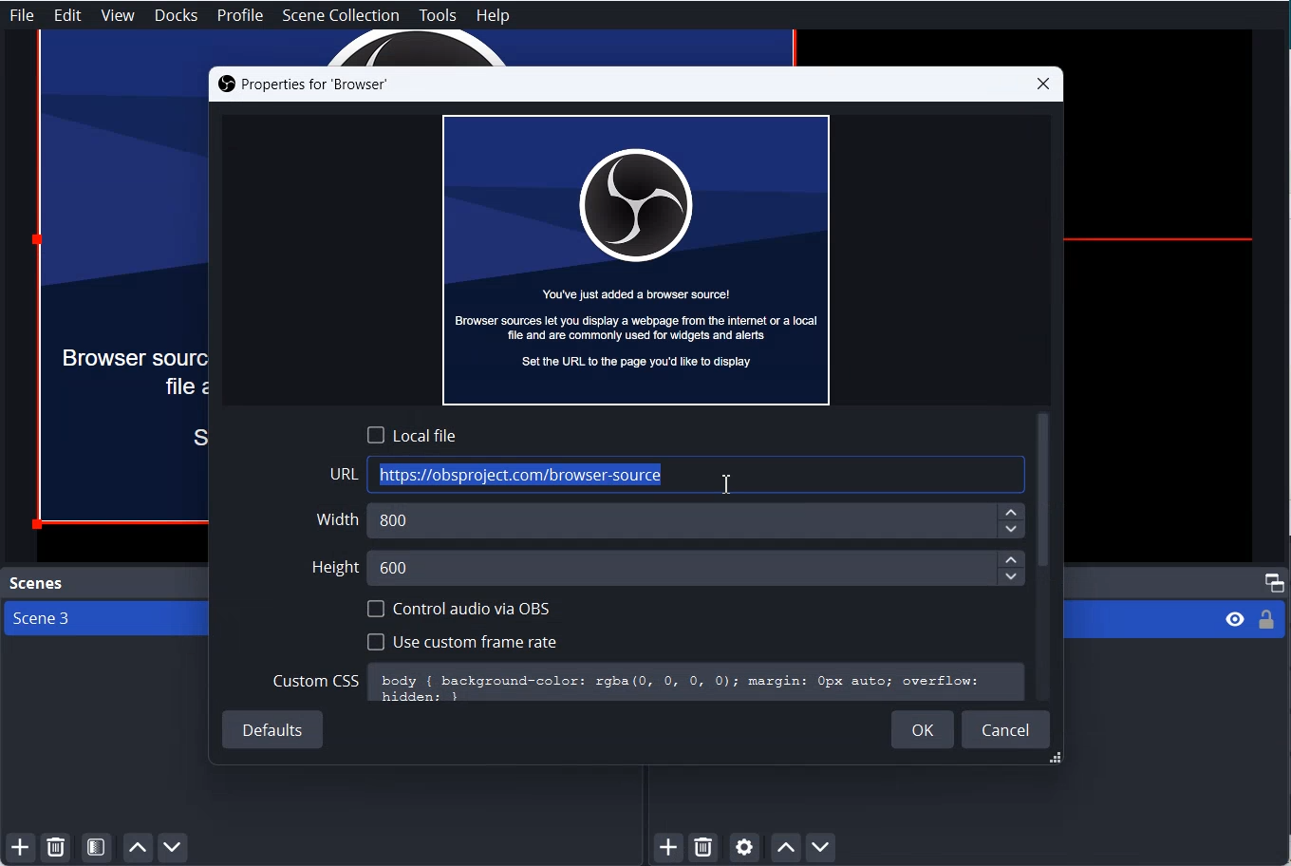 Image resolution: width=1291 pixels, height=866 pixels. What do you see at coordinates (743, 849) in the screenshot?
I see `Open Source Settings` at bounding box center [743, 849].